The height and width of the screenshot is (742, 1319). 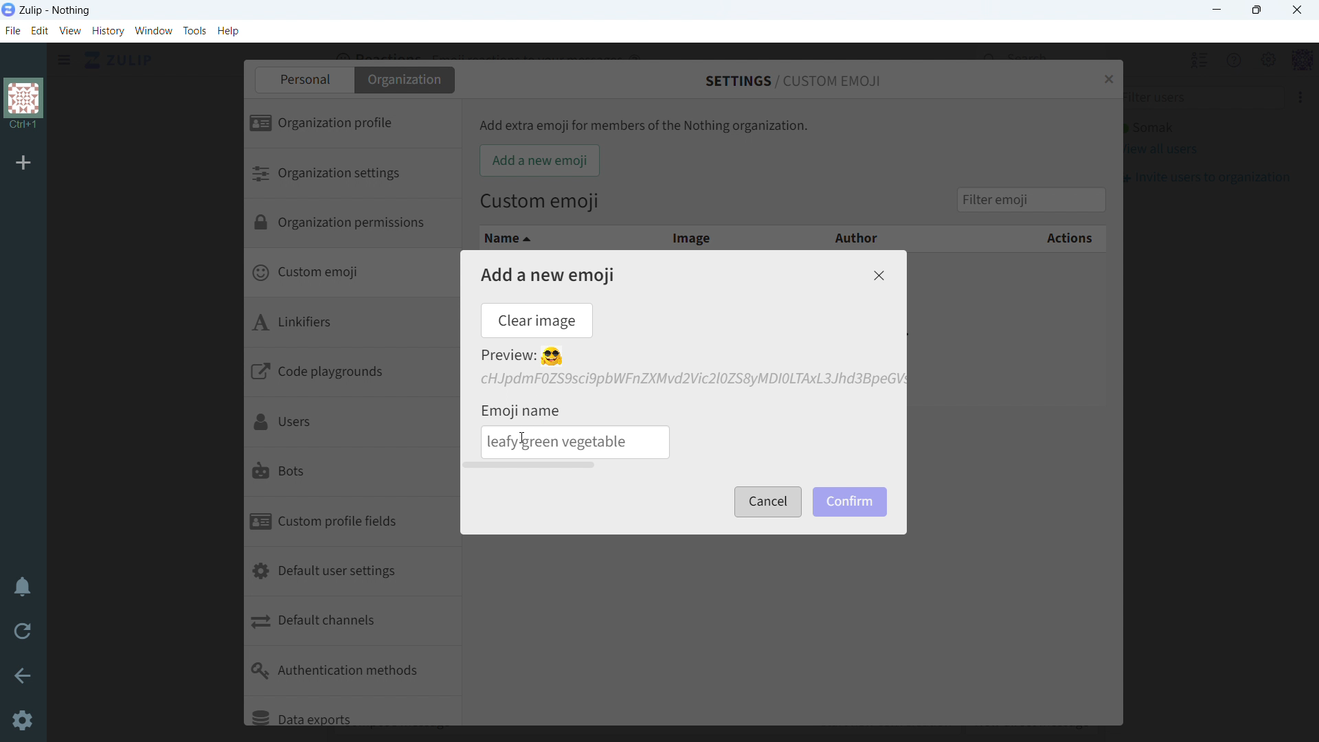 I want to click on open sidebar menu, so click(x=64, y=60).